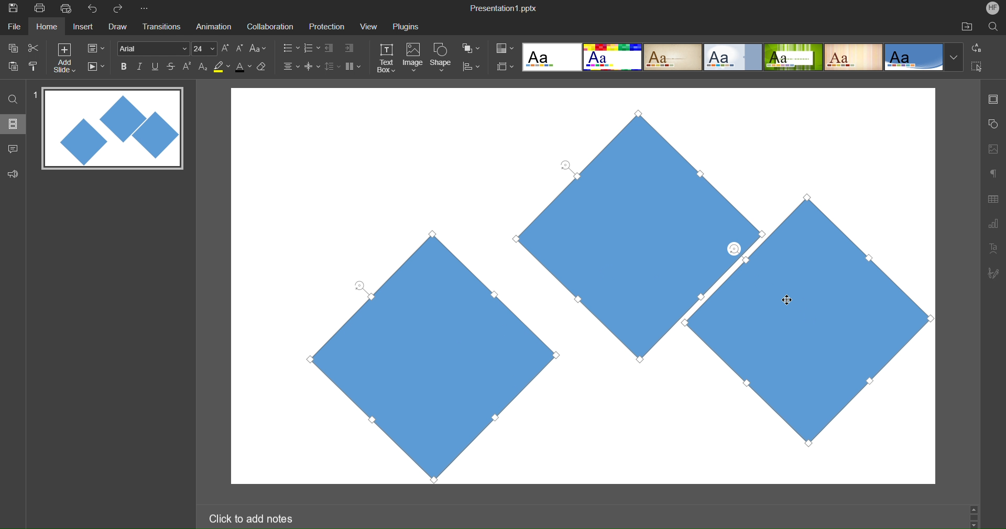 The height and width of the screenshot is (529, 1006). Describe the element at coordinates (156, 67) in the screenshot. I see `Underline` at that location.